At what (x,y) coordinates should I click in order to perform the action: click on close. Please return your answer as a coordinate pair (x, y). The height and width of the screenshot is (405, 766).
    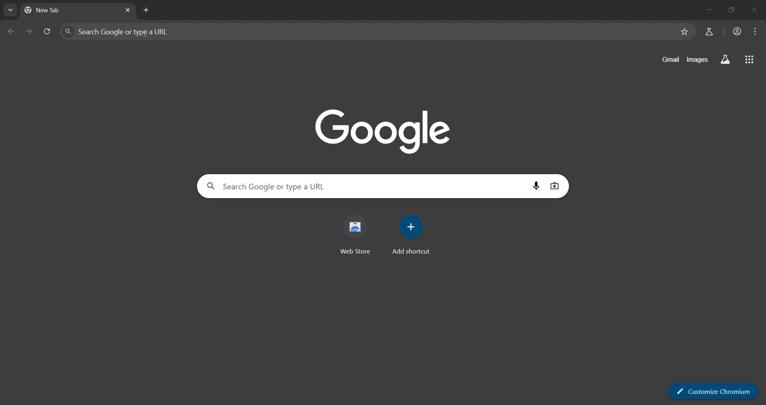
    Looking at the image, I should click on (757, 11).